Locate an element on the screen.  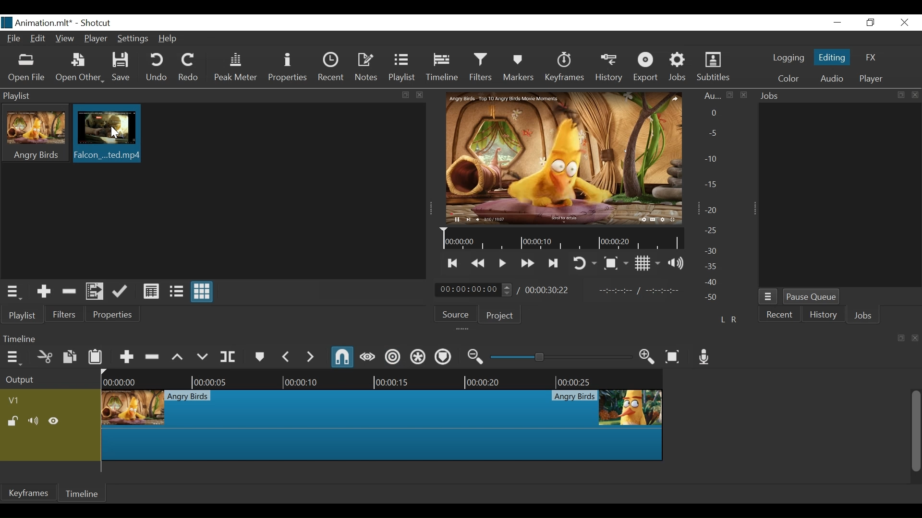
Marker is located at coordinates (259, 355).